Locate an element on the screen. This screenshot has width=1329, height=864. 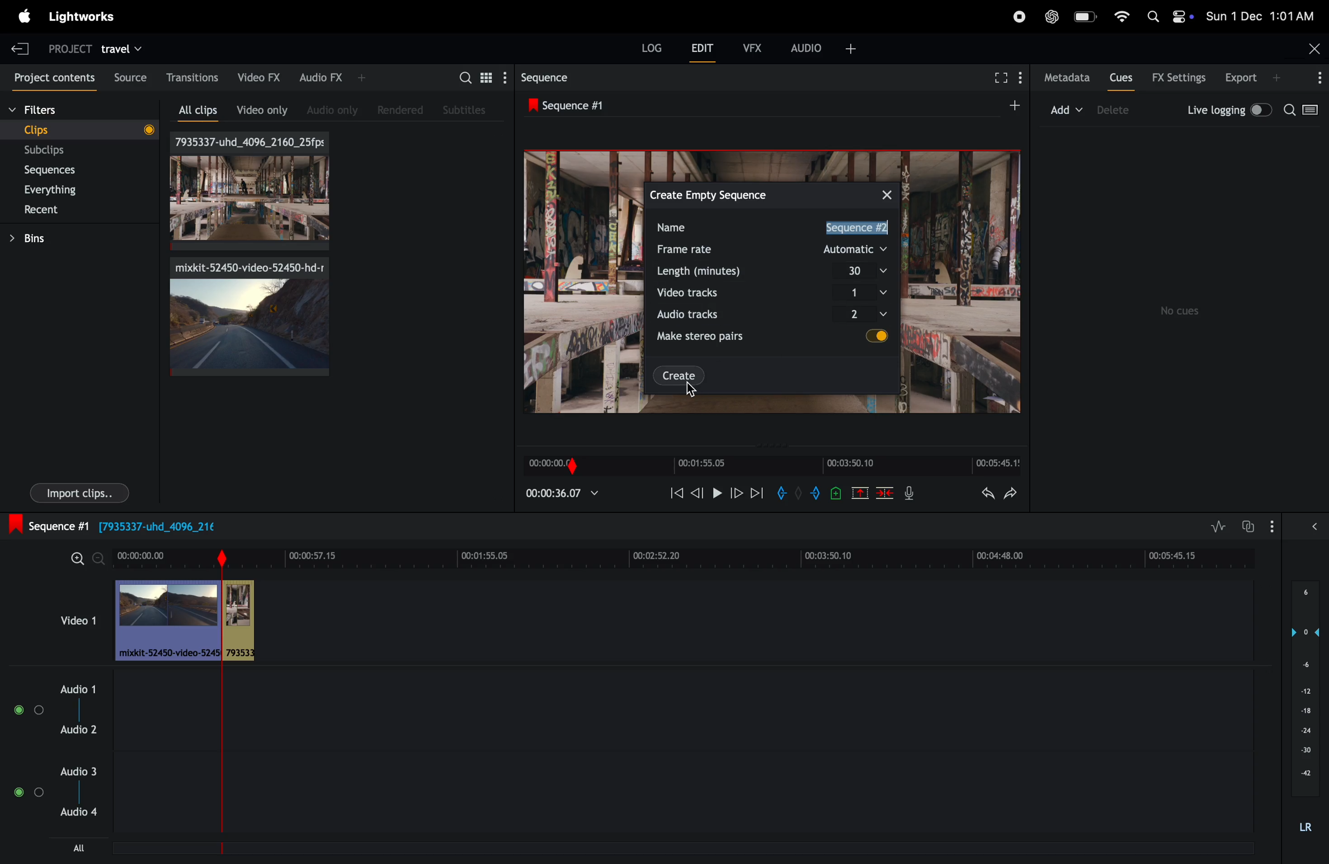
cut is located at coordinates (860, 492).